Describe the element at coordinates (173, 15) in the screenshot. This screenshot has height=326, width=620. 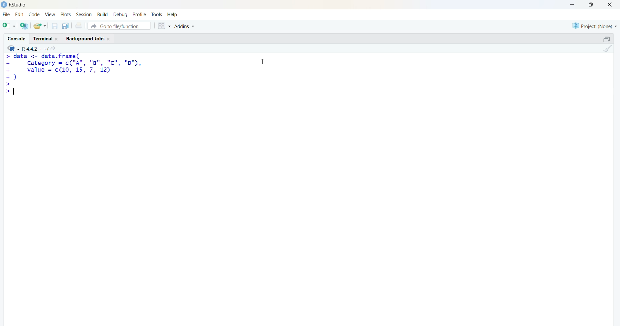
I see `help` at that location.